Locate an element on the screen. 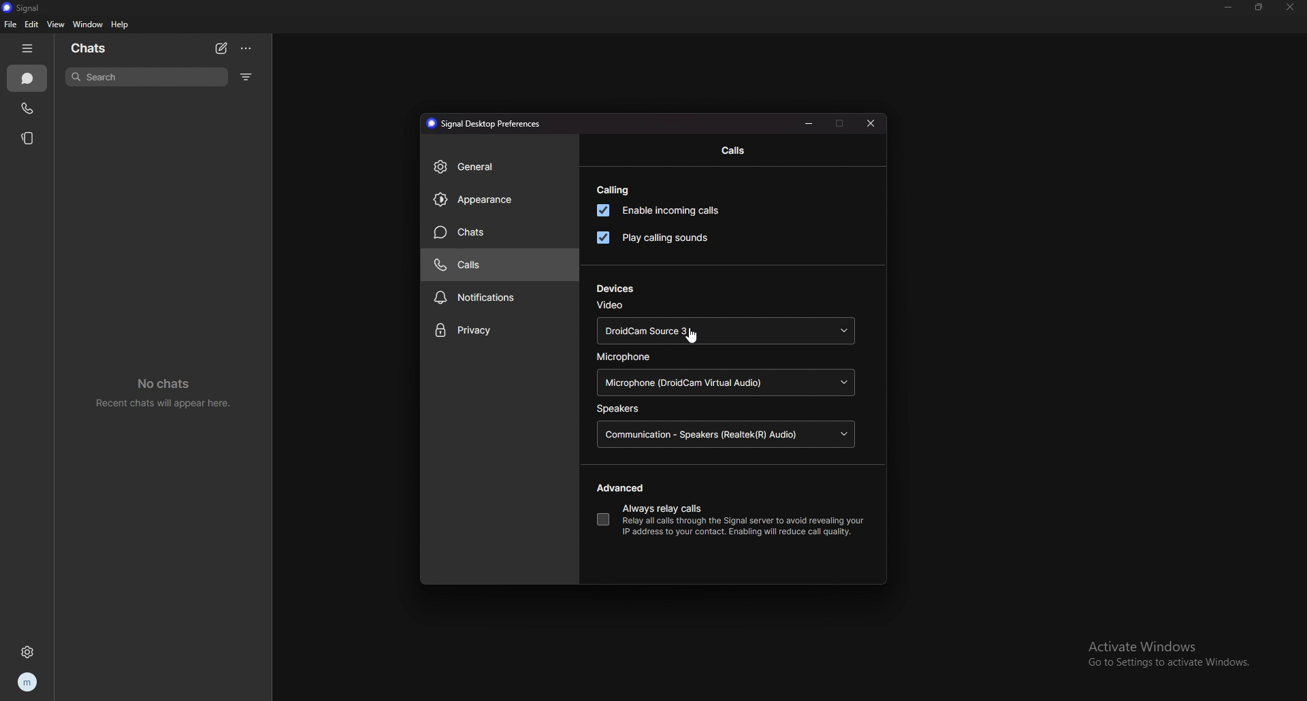 The height and width of the screenshot is (701, 1307). signal is located at coordinates (28, 8).